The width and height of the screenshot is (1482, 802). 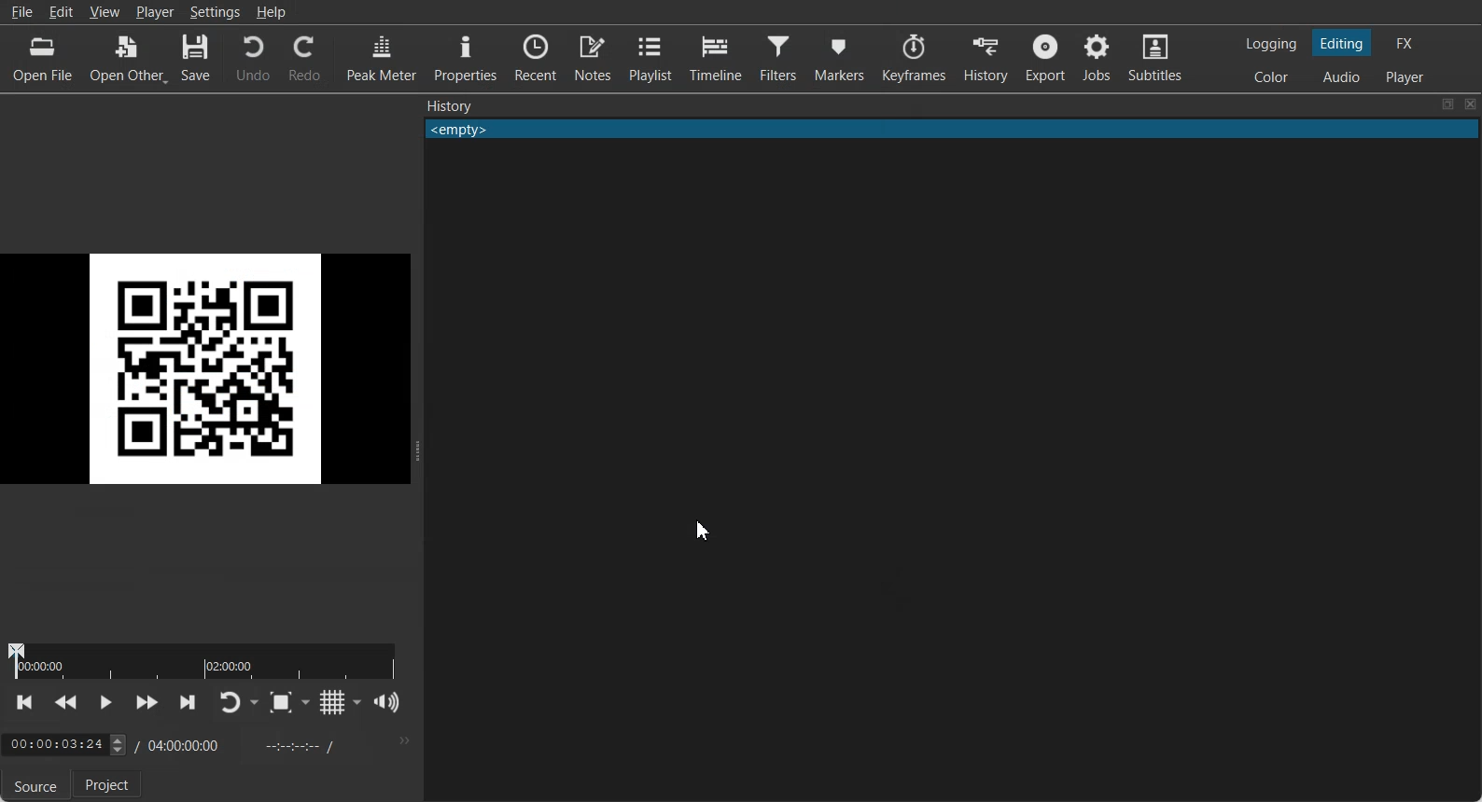 What do you see at coordinates (281, 702) in the screenshot?
I see `Toggle Zoom` at bounding box center [281, 702].